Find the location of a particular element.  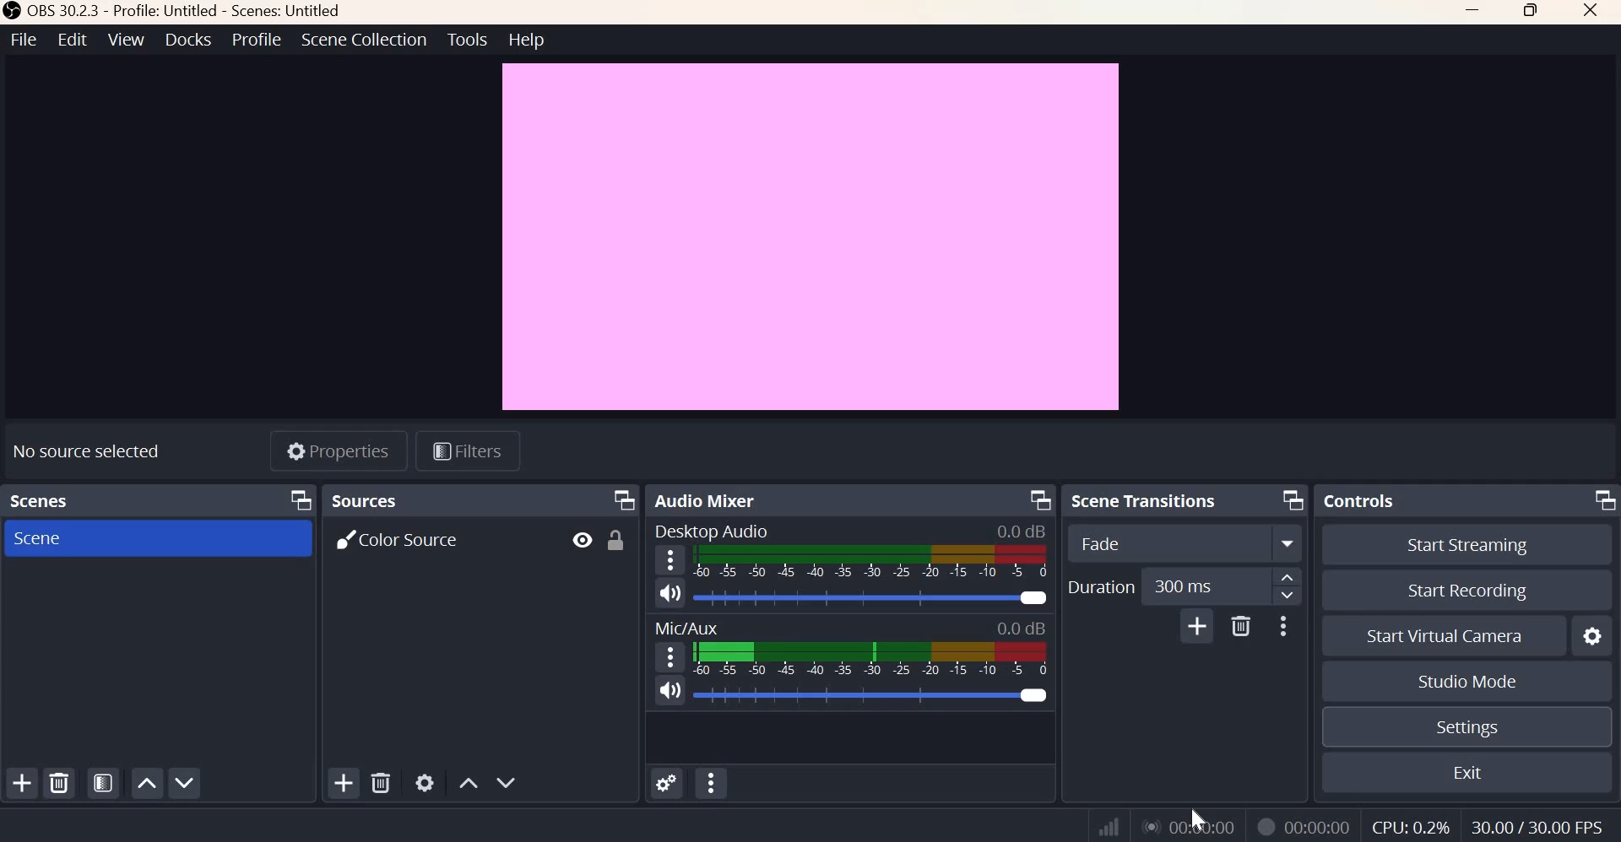

Maximize is located at coordinates (1532, 13).